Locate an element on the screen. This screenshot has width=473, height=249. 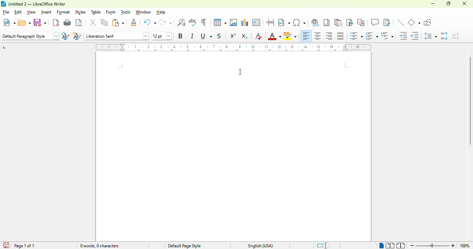
logo is located at coordinates (3, 4).